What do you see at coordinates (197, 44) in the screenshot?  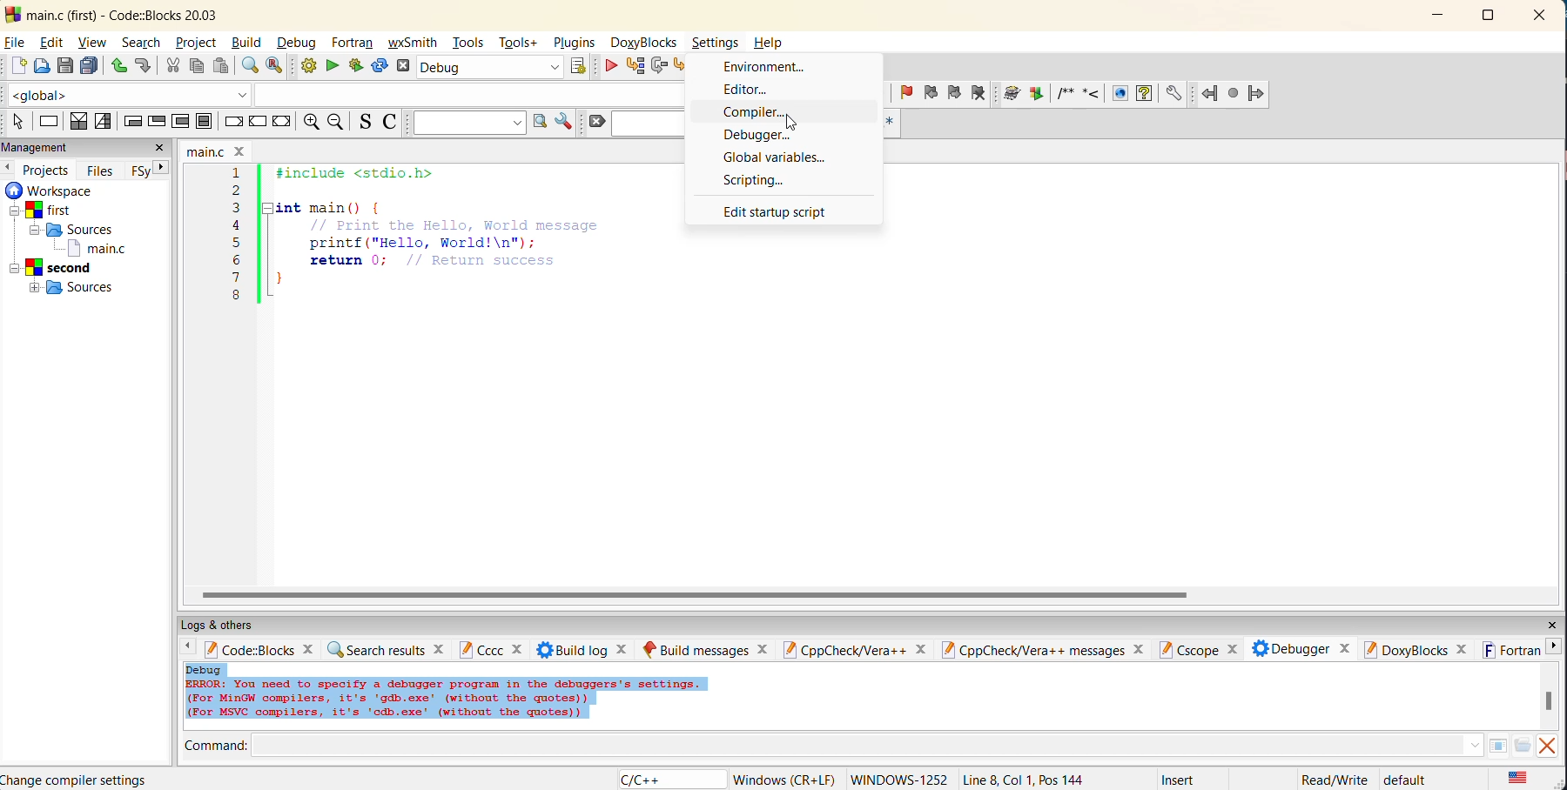 I see `project` at bounding box center [197, 44].